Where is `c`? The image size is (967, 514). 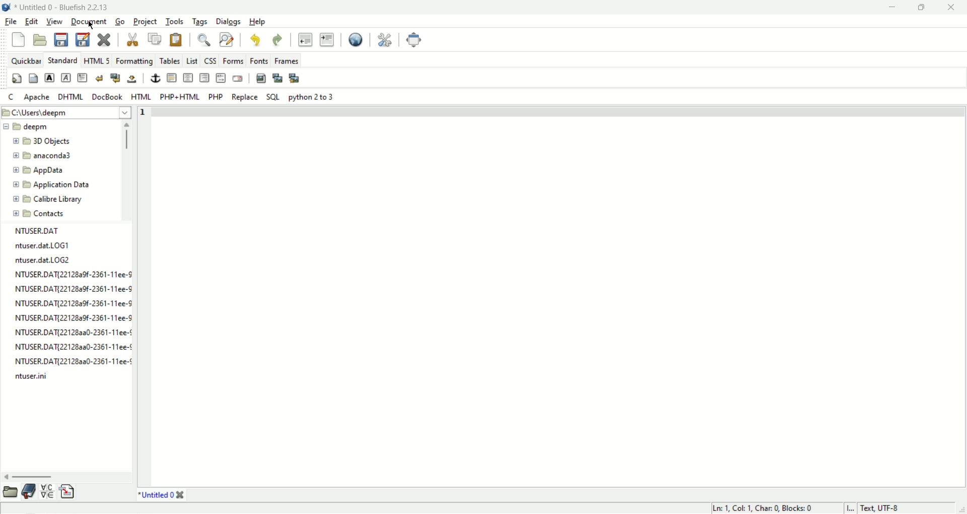 c is located at coordinates (13, 97).